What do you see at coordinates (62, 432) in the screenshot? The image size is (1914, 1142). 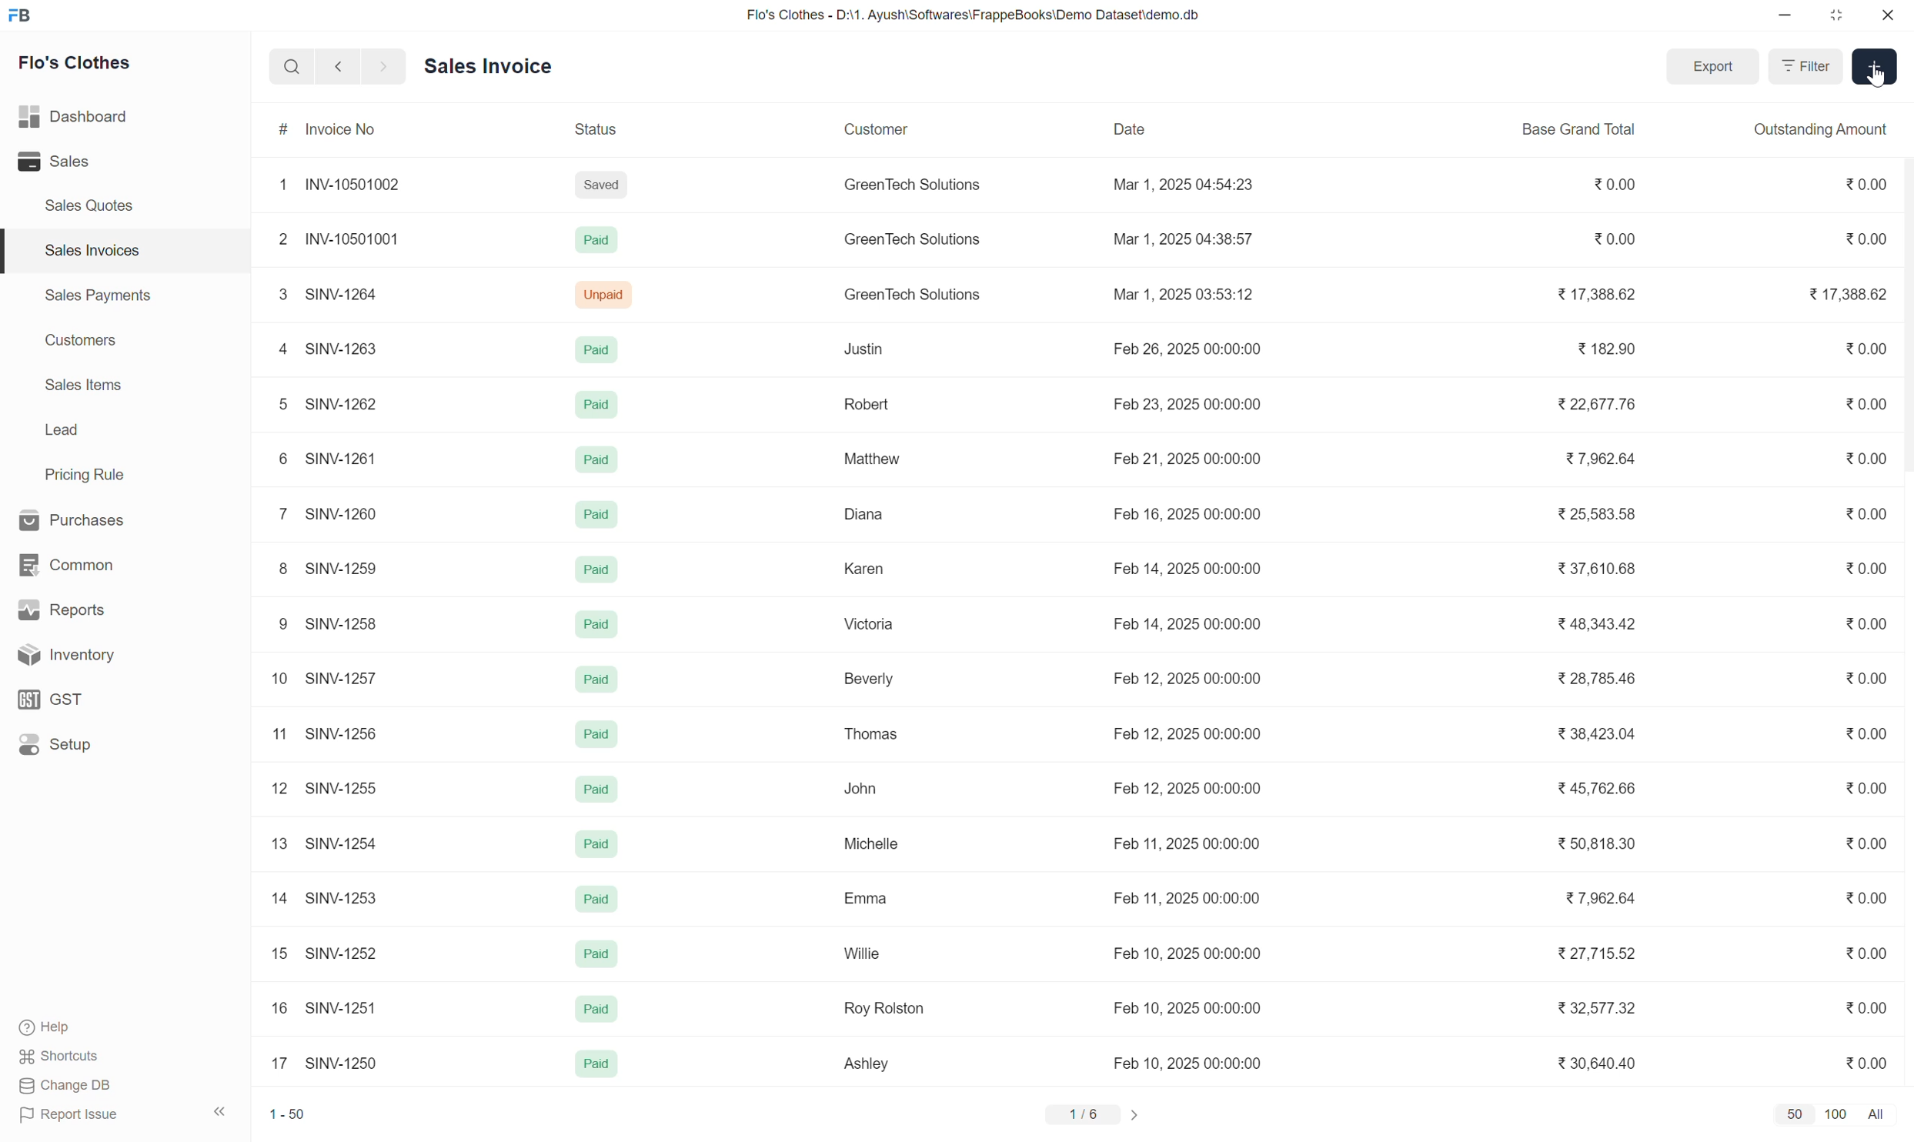 I see `Lead` at bounding box center [62, 432].